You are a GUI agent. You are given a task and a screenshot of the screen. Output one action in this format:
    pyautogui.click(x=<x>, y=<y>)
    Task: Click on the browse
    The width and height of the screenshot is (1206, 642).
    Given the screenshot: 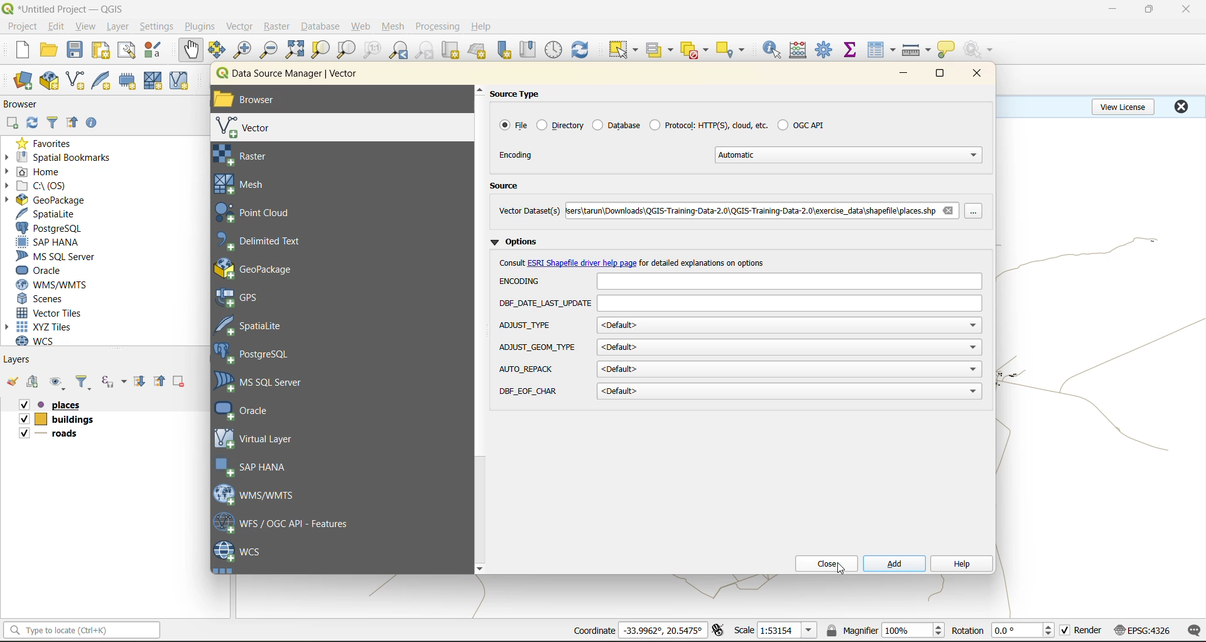 What is the action you would take?
    pyautogui.click(x=977, y=212)
    